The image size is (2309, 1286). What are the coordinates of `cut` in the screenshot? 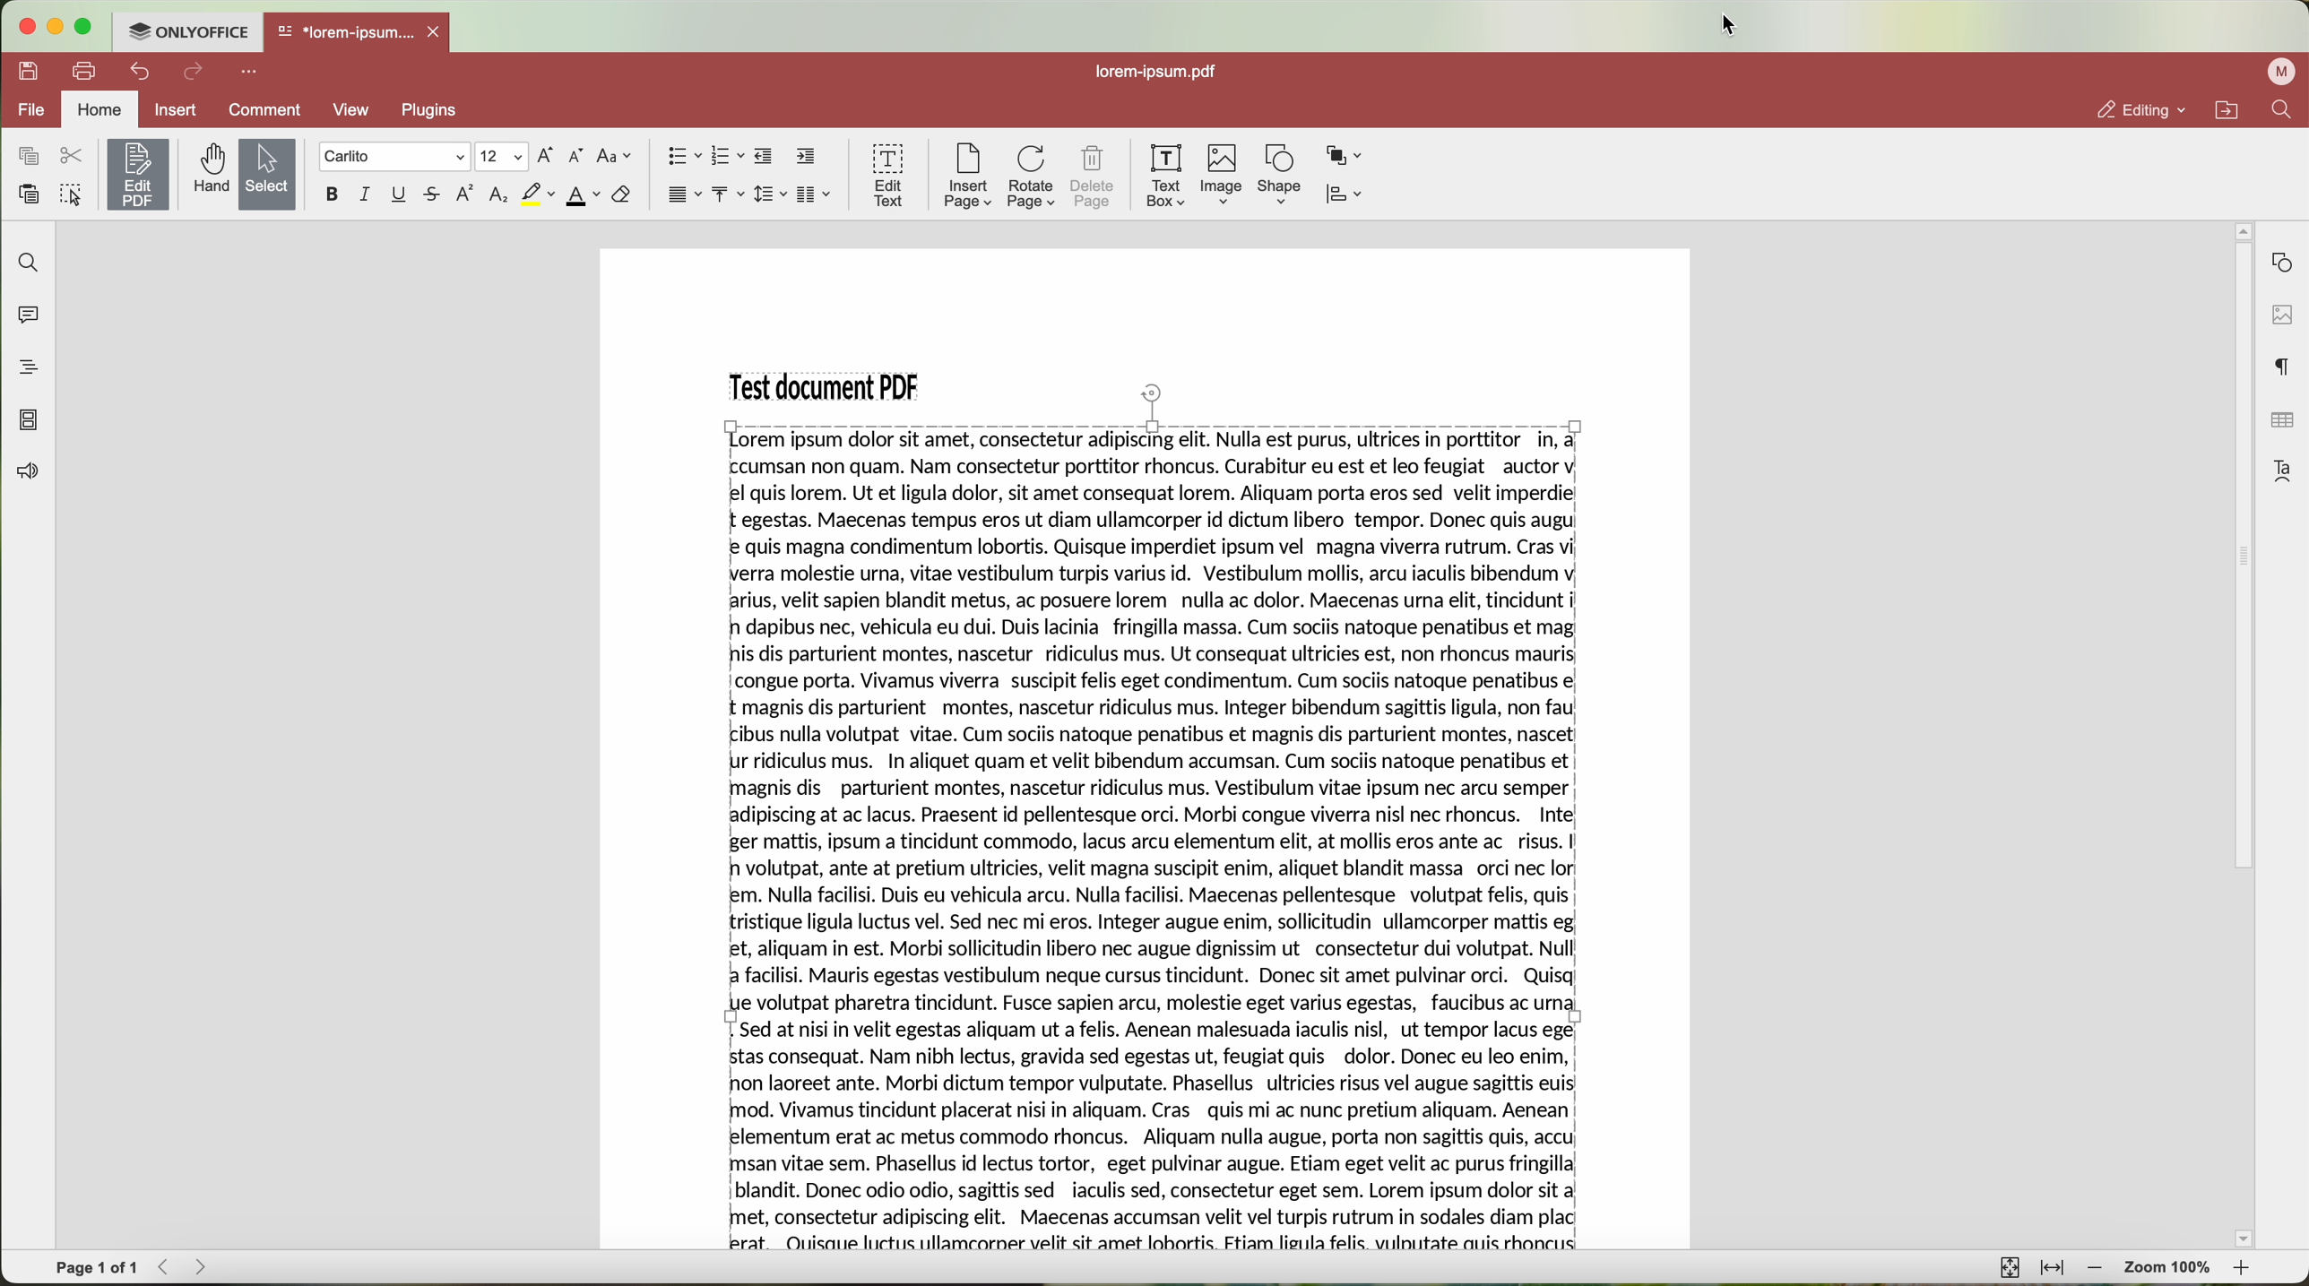 It's located at (74, 157).